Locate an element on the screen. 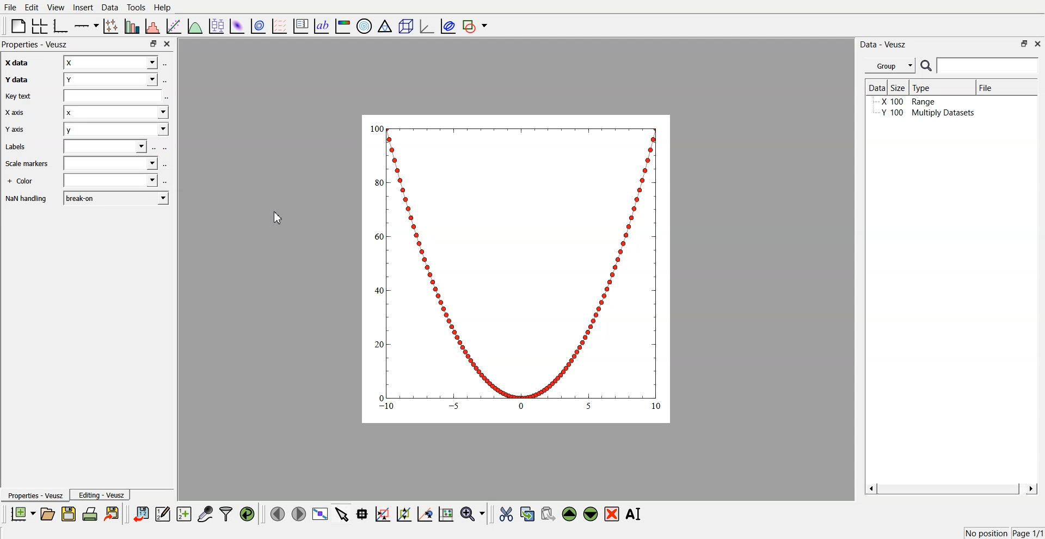  key text is located at coordinates (21, 96).